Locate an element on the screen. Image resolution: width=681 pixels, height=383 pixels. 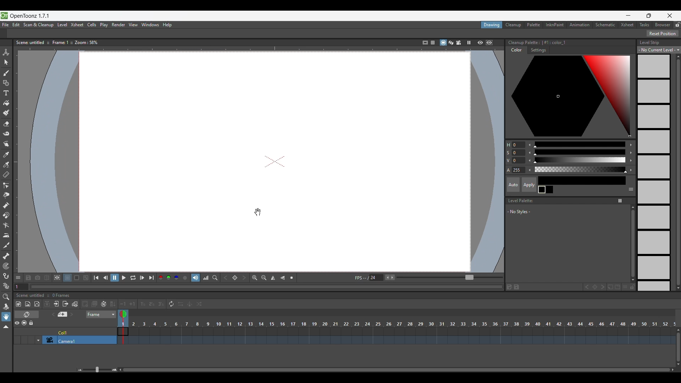
Save images is located at coordinates (28, 278).